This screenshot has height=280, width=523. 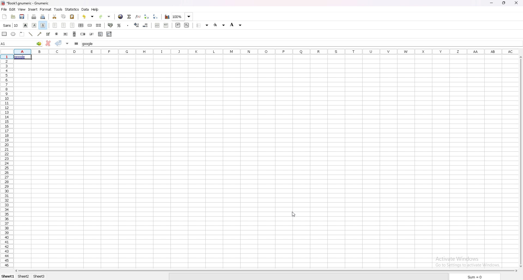 What do you see at coordinates (48, 34) in the screenshot?
I see `tickbox` at bounding box center [48, 34].